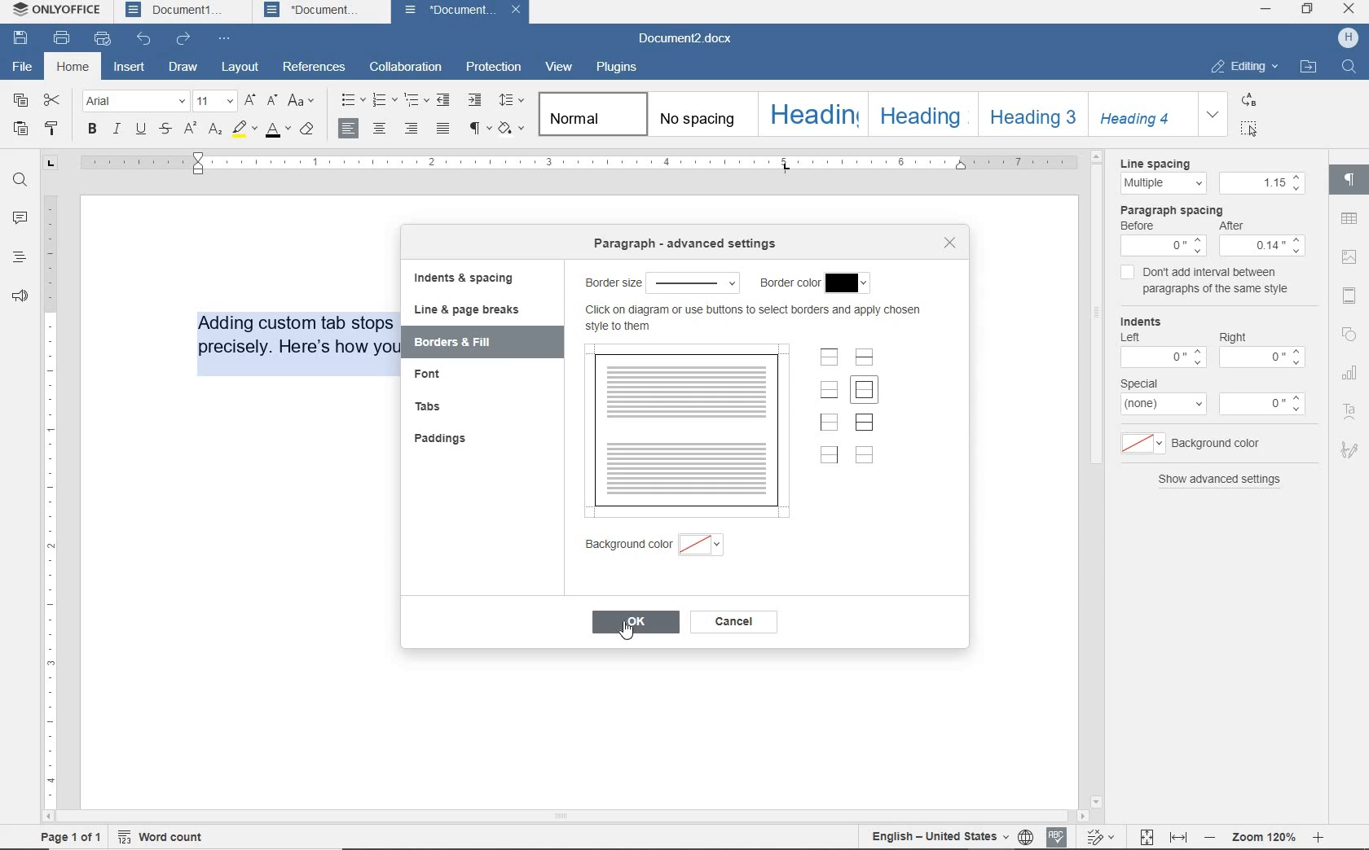 This screenshot has width=1369, height=850. What do you see at coordinates (135, 101) in the screenshot?
I see `font` at bounding box center [135, 101].